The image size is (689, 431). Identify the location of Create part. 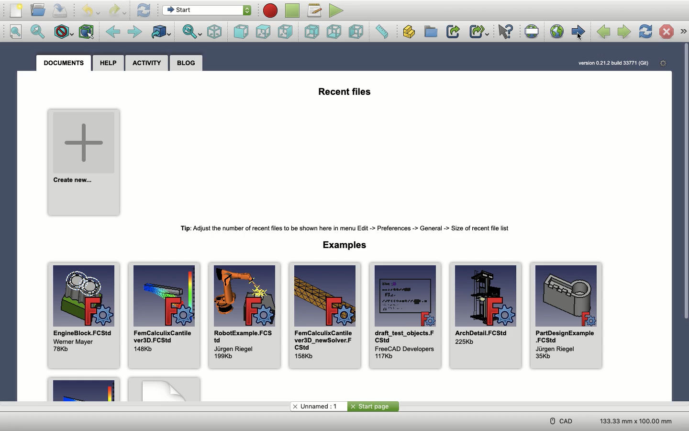
(412, 32).